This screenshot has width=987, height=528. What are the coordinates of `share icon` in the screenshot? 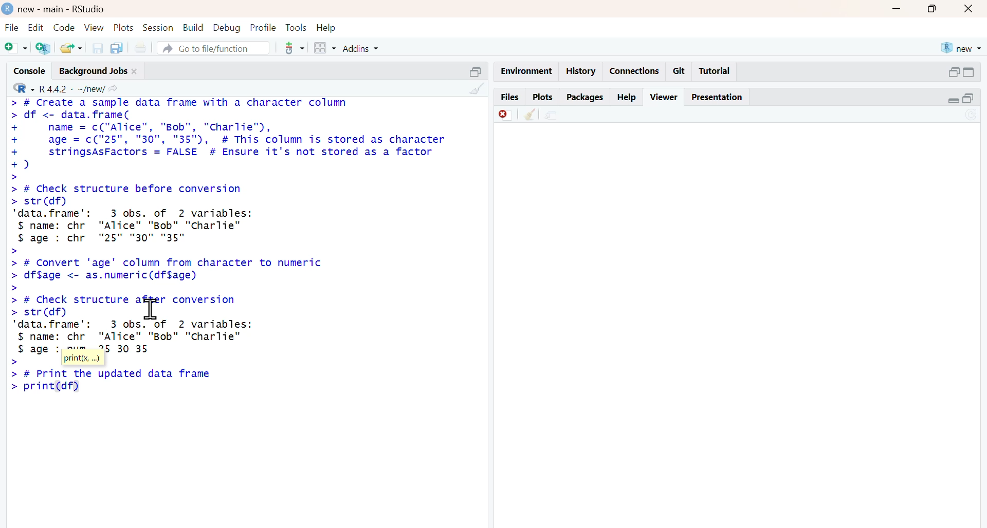 It's located at (113, 89).